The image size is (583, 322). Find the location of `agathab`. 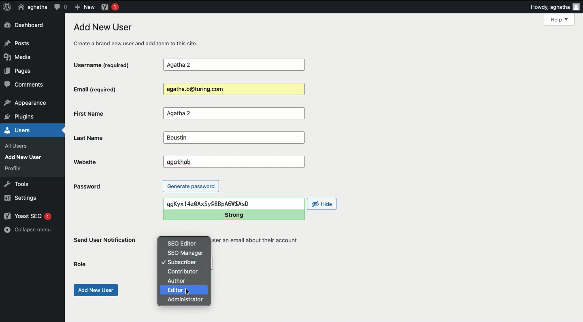

agathab is located at coordinates (234, 162).